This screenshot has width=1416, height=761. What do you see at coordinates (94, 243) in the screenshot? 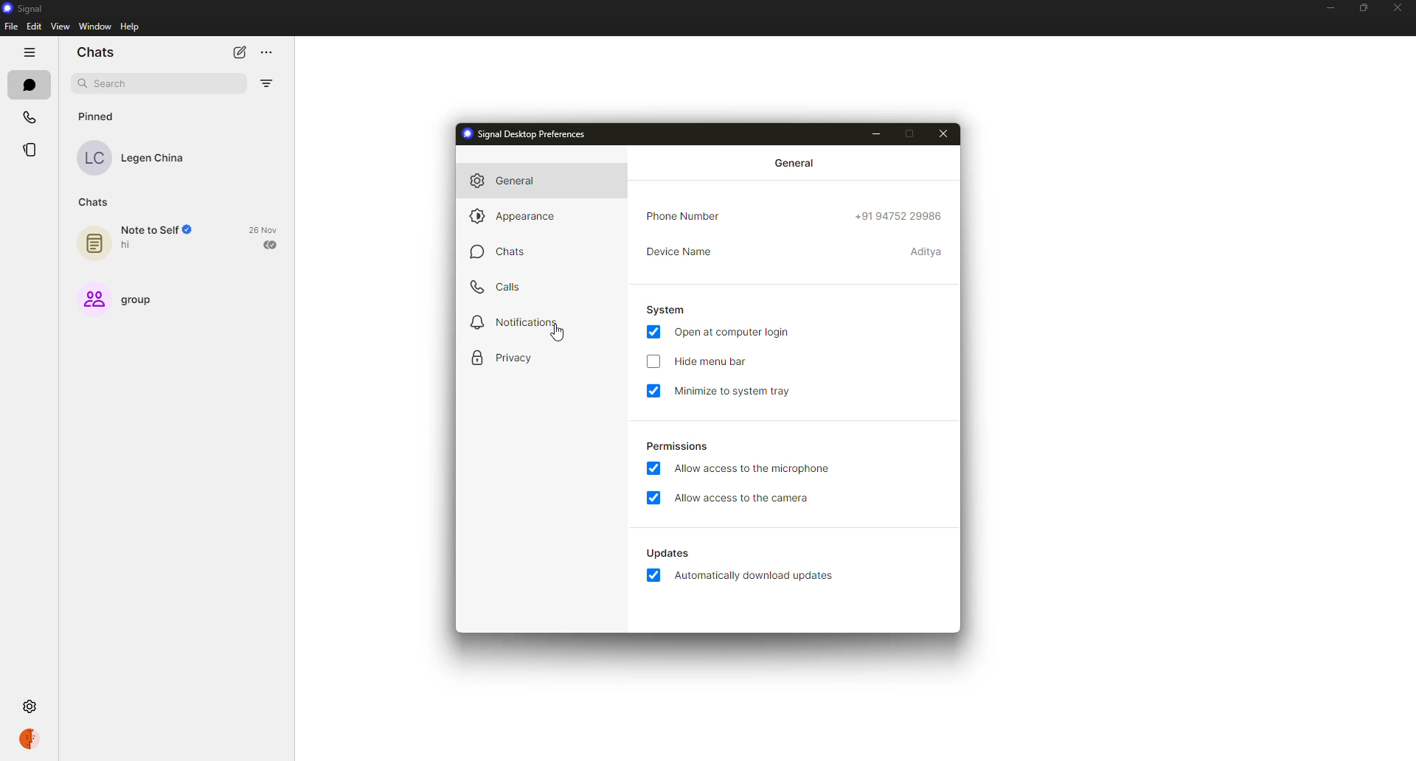
I see `Chat Icon` at bounding box center [94, 243].